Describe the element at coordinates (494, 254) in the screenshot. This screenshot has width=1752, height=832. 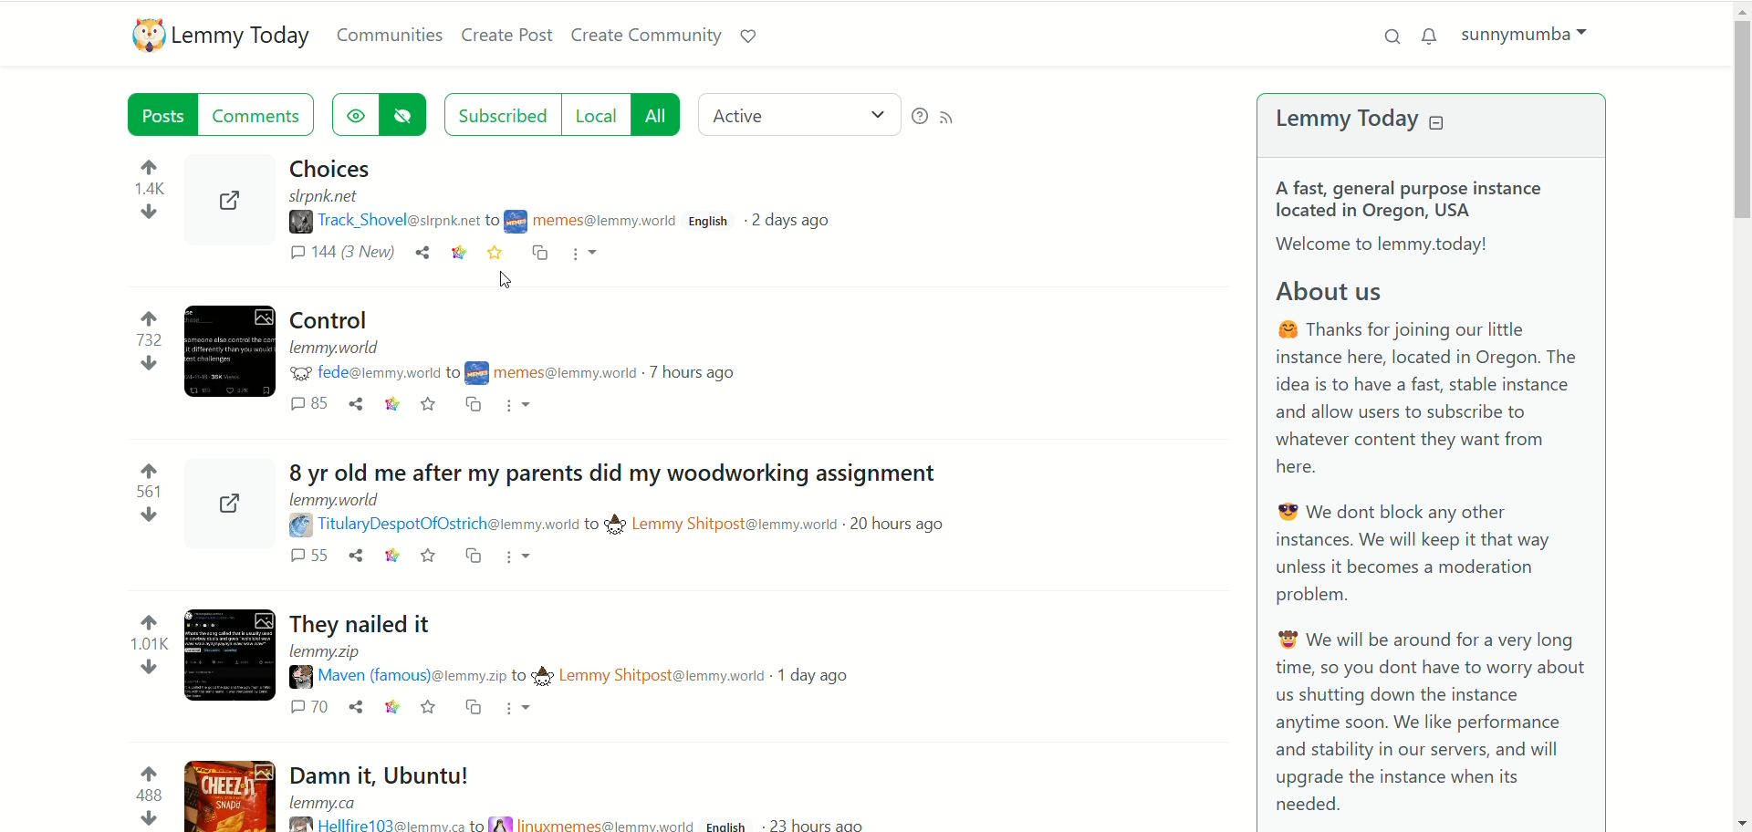
I see `save (book marked)` at that location.